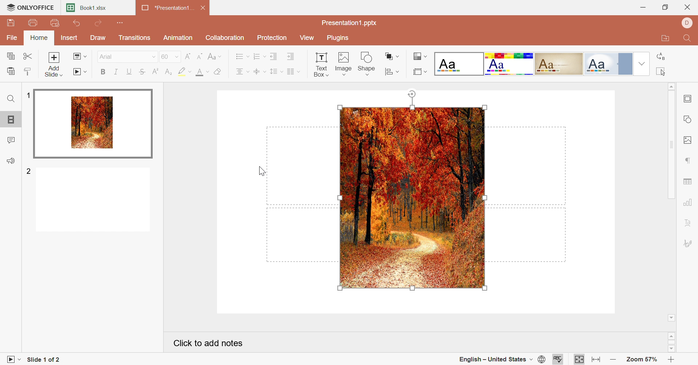  Describe the element at coordinates (41, 360) in the screenshot. I see `Slide 1 of 2` at that location.